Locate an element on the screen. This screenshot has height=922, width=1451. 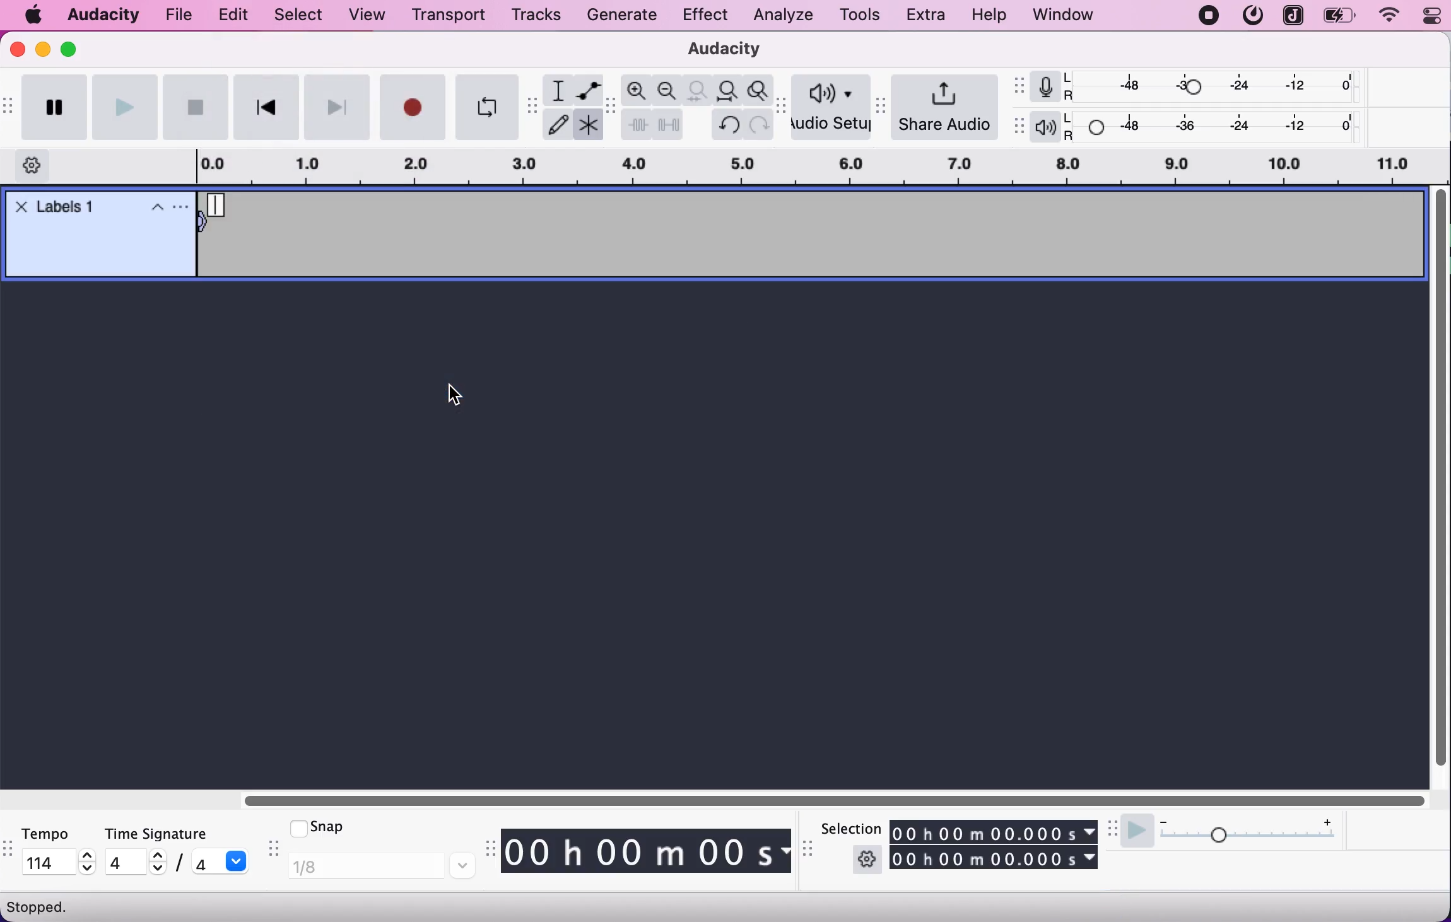
audacity playback meter toolbar is located at coordinates (1018, 127).